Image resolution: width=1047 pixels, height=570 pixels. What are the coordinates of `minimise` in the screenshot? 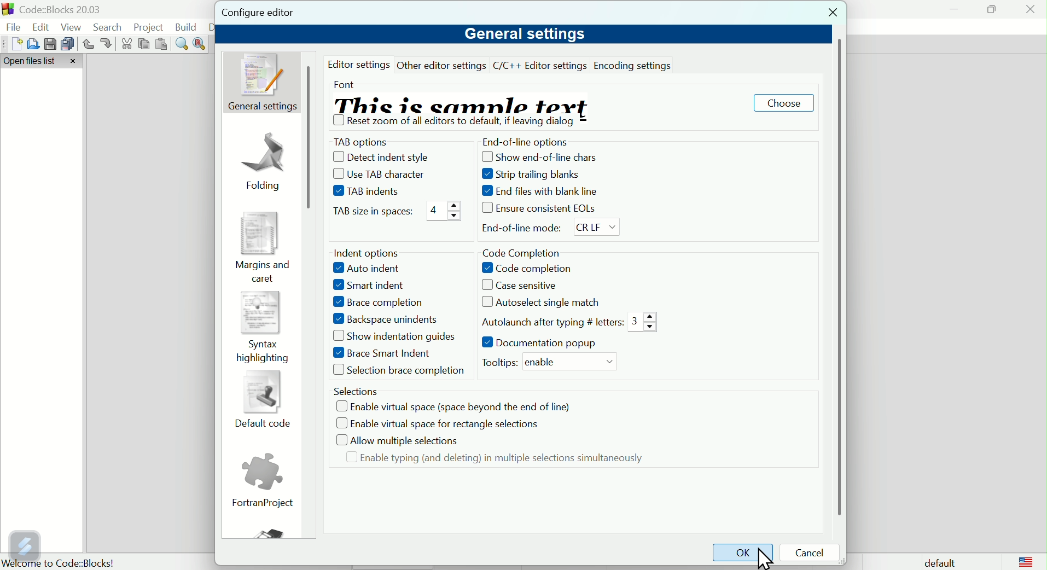 It's located at (955, 9).